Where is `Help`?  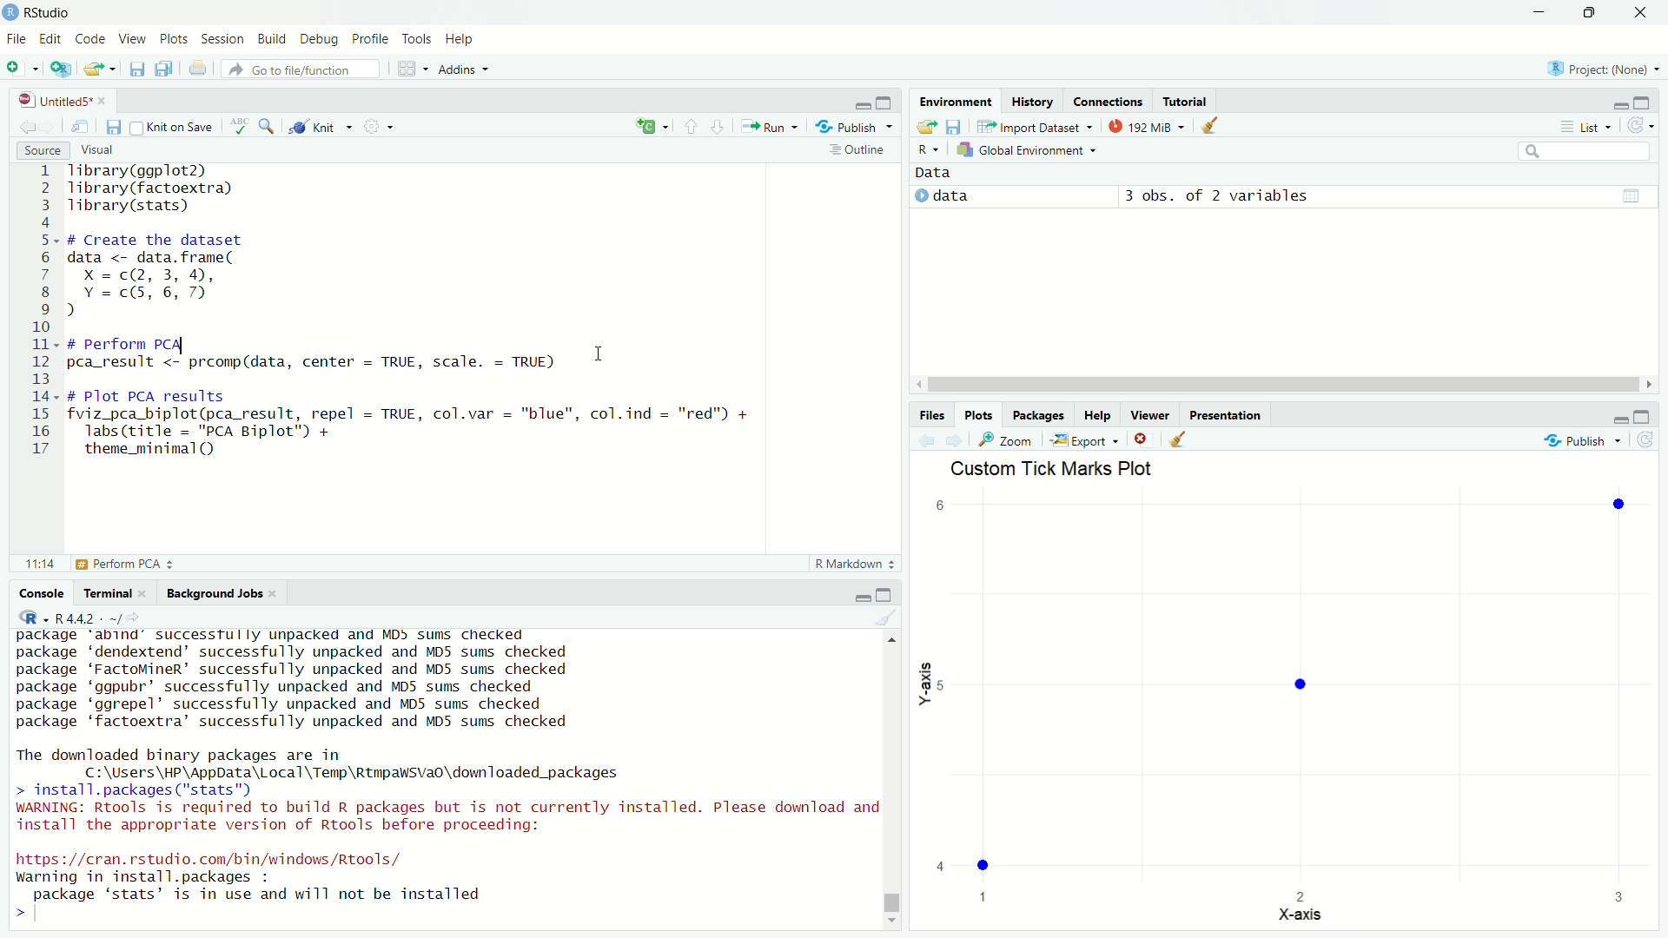
Help is located at coordinates (461, 39).